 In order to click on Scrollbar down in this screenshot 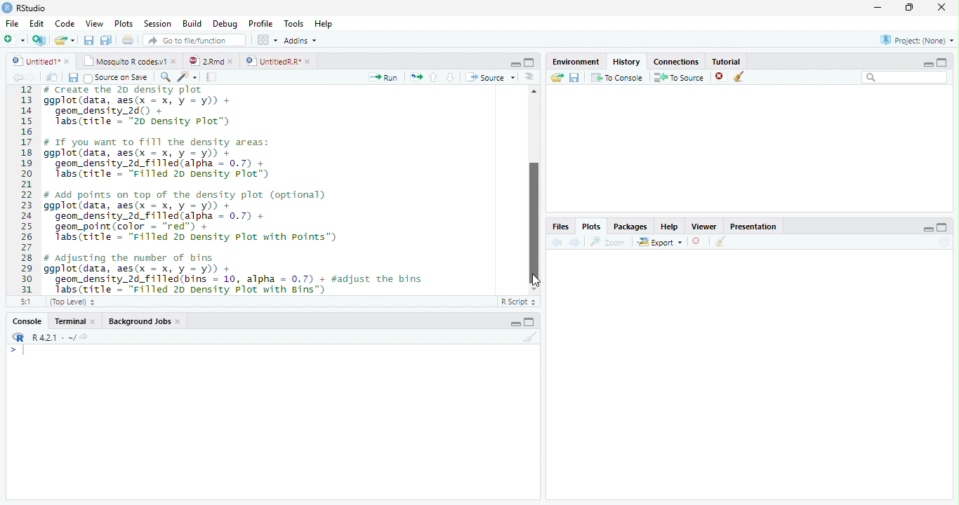, I will do `click(534, 289)`.